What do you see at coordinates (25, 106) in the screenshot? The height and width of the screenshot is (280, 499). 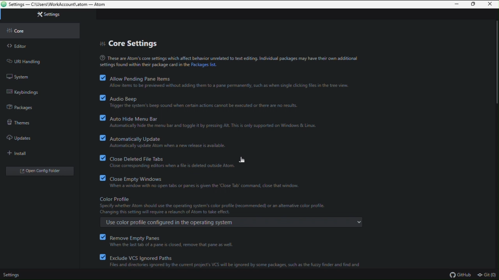 I see `Packages` at bounding box center [25, 106].